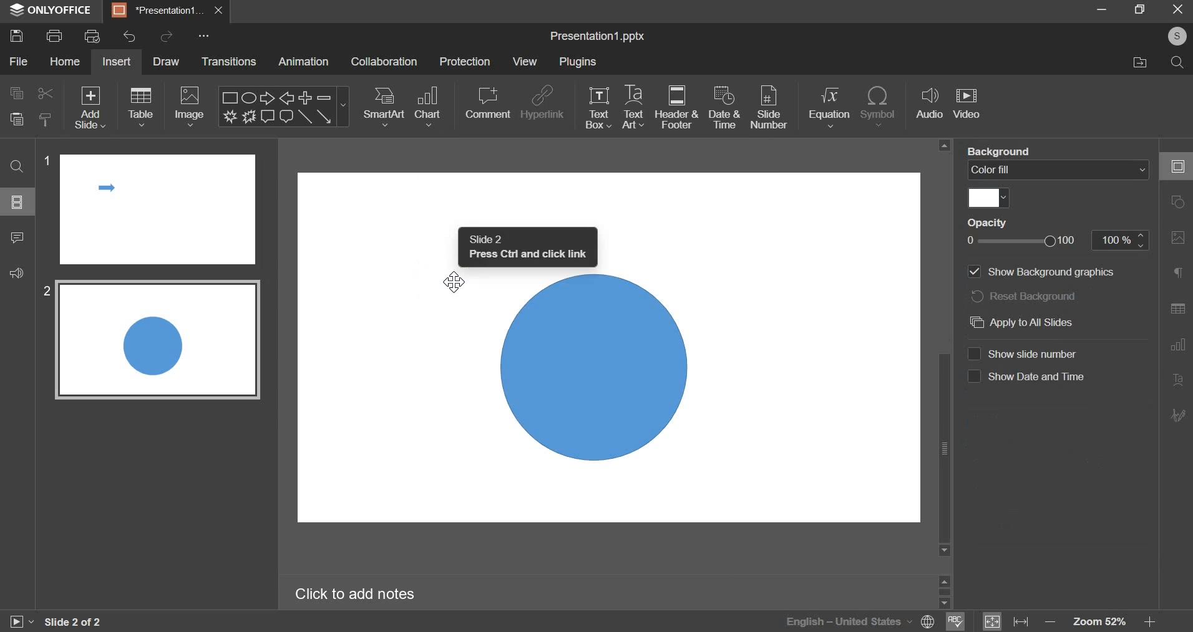 Image resolution: width=1193 pixels, height=632 pixels. I want to click on Shape settings, so click(1177, 201).